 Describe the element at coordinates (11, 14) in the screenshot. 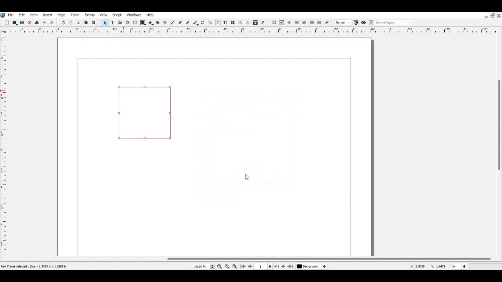

I see `File` at that location.